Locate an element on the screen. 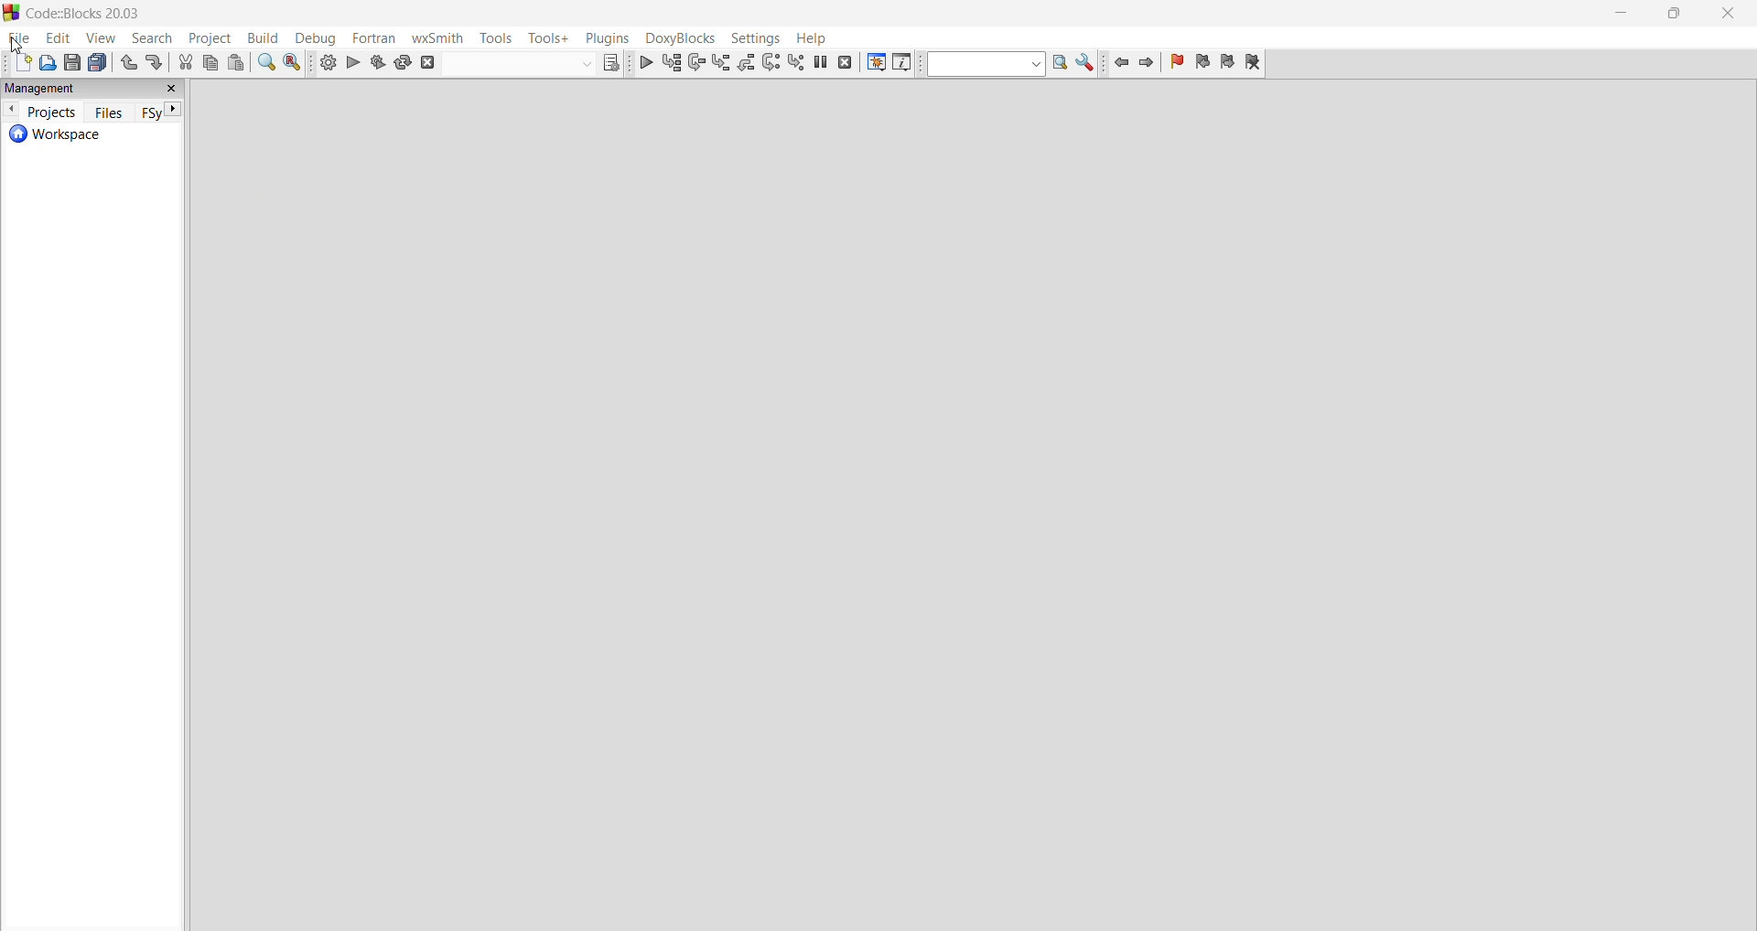  search is located at coordinates (156, 38).